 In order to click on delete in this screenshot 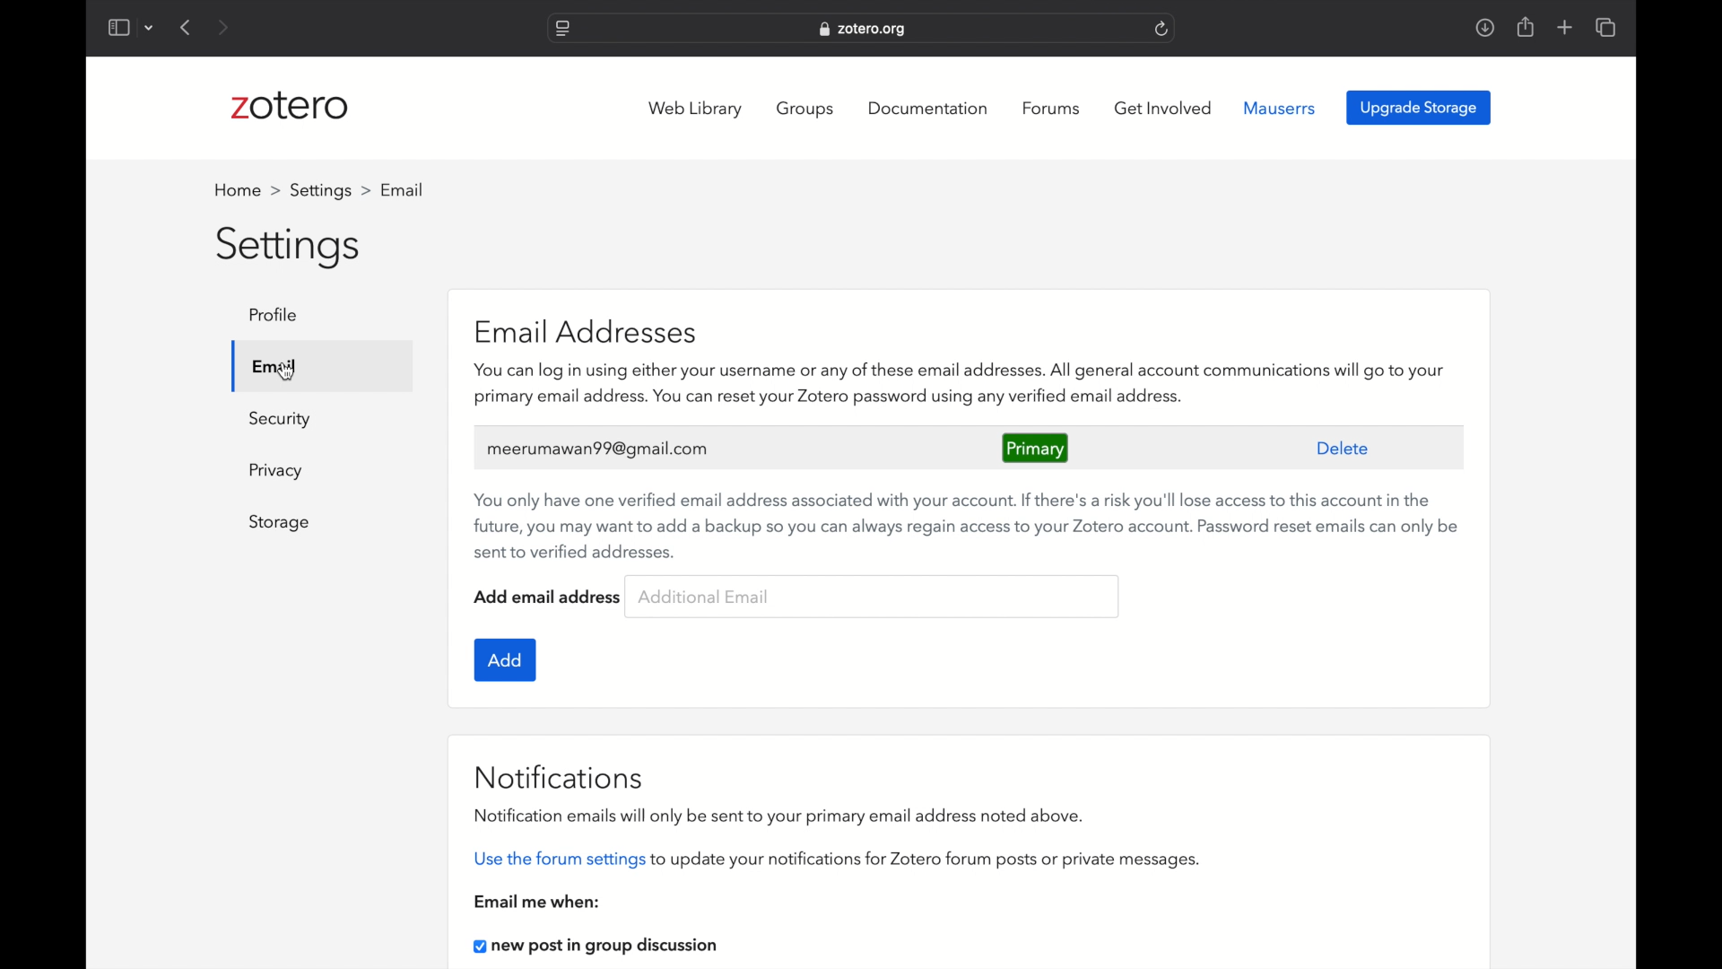, I will do `click(1345, 448)`.